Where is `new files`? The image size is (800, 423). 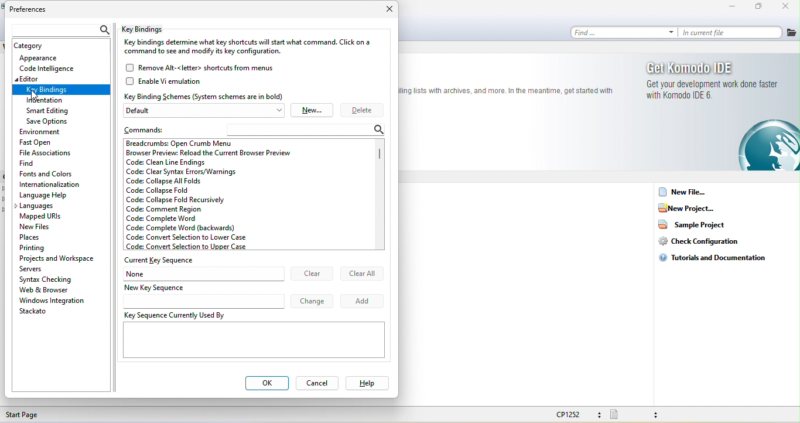
new files is located at coordinates (40, 226).